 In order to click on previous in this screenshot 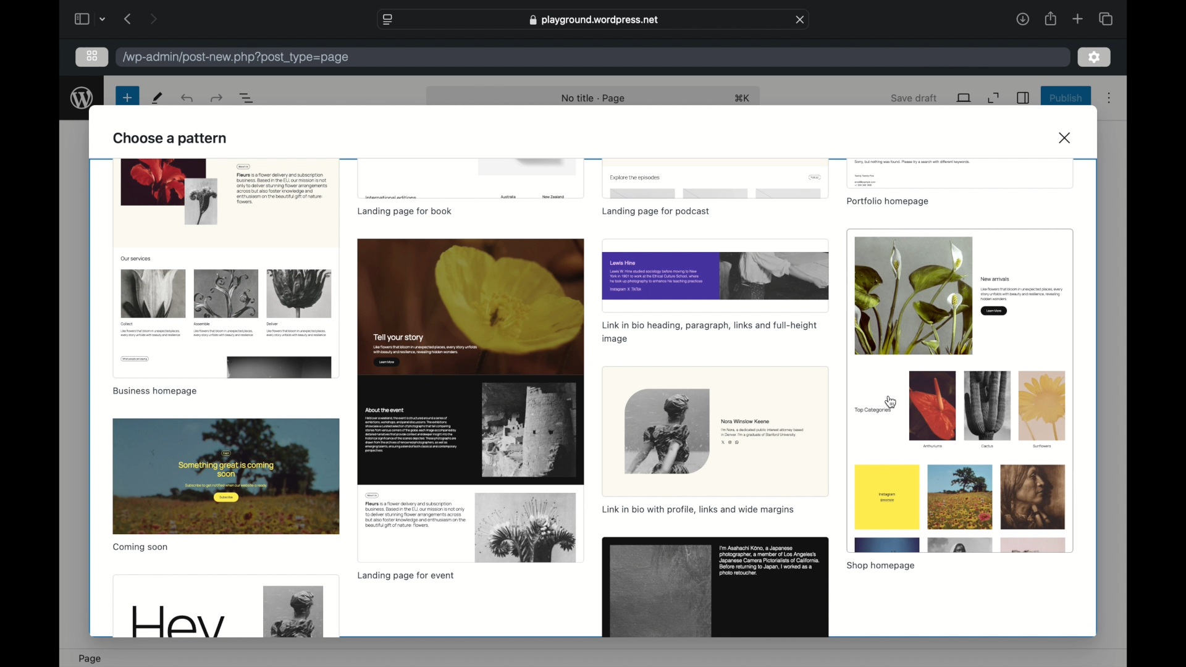, I will do `click(127, 19)`.